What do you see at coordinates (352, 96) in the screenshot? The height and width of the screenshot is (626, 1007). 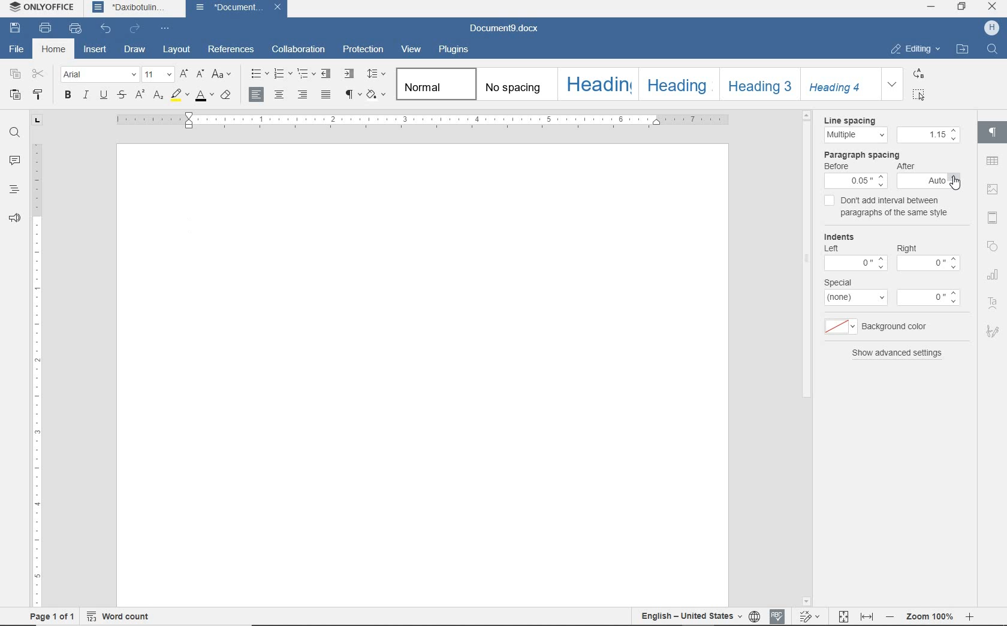 I see `nonprinting characters` at bounding box center [352, 96].